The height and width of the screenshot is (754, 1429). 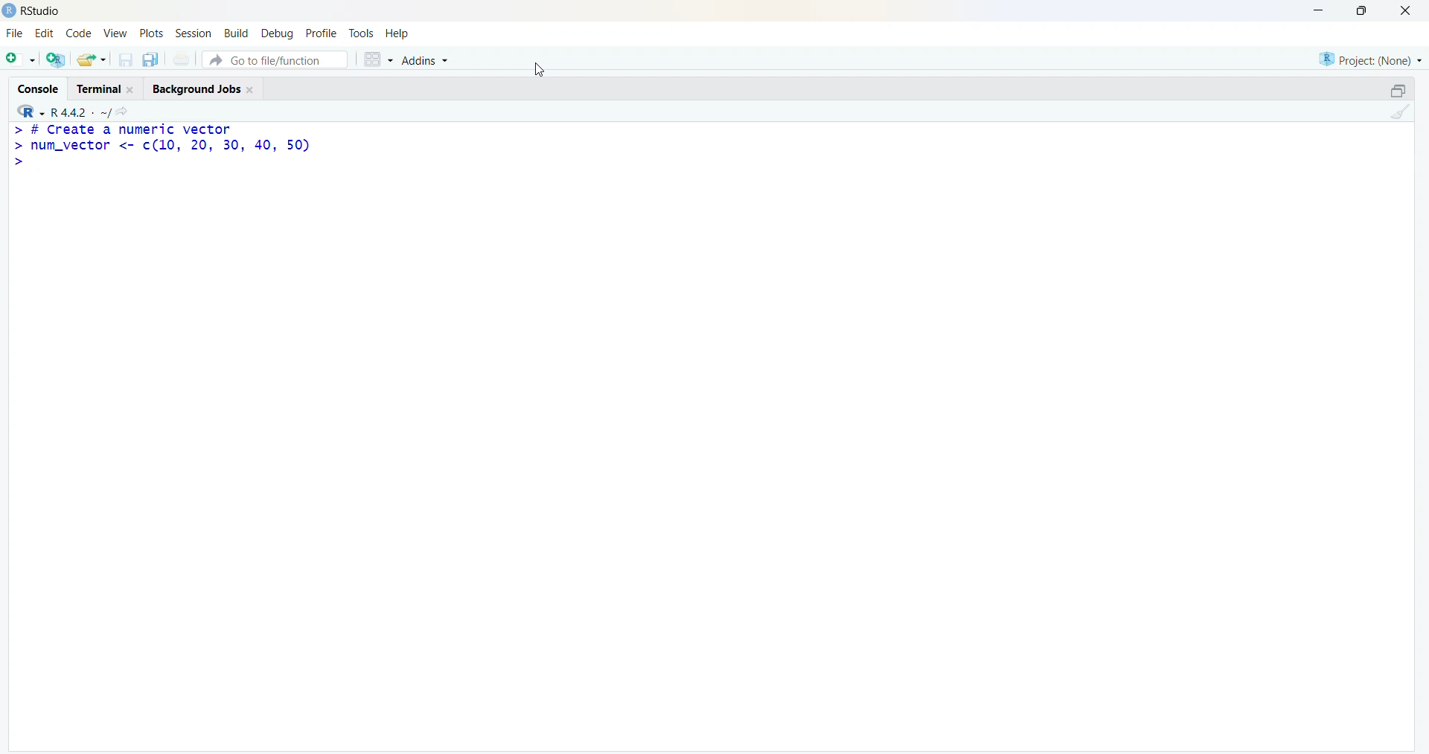 I want to click on plots, so click(x=150, y=33).